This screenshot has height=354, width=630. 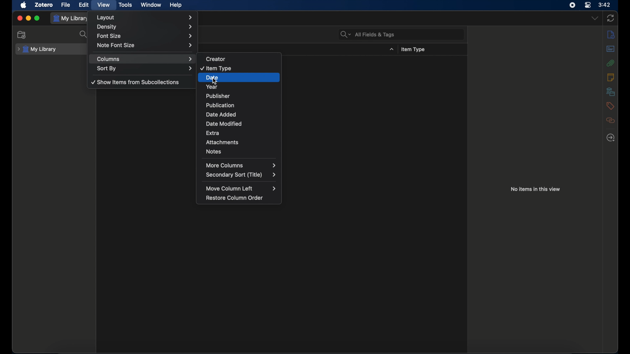 I want to click on locate, so click(x=610, y=137).